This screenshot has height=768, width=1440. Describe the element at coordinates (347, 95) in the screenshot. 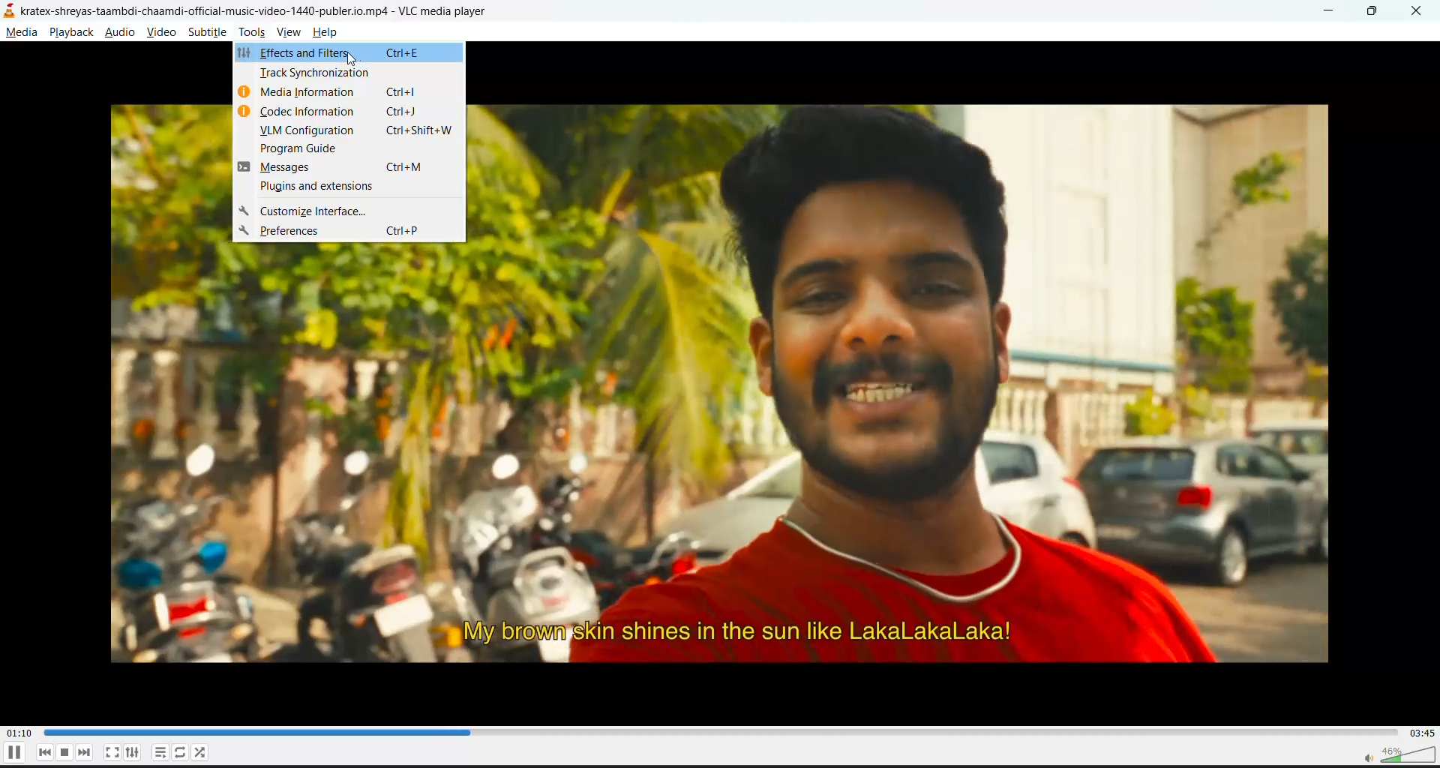

I see `media information` at that location.